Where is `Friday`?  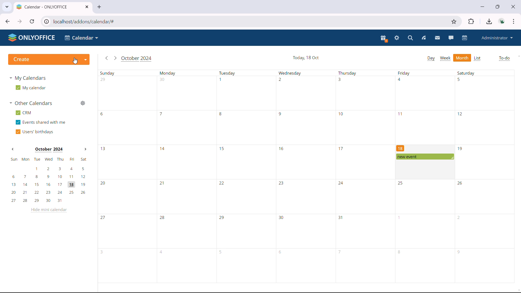 Friday is located at coordinates (404, 73).